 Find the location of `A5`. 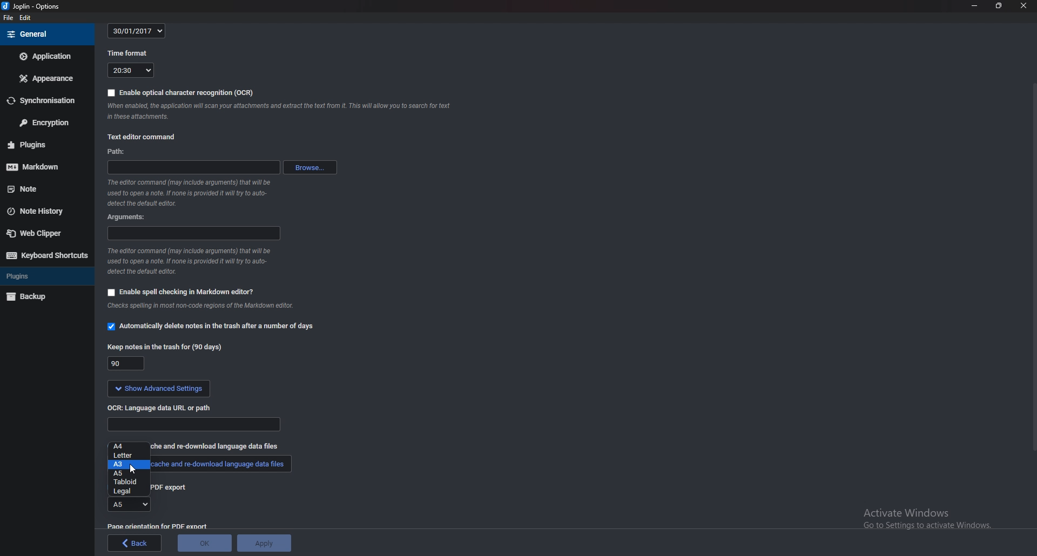

A5 is located at coordinates (125, 473).